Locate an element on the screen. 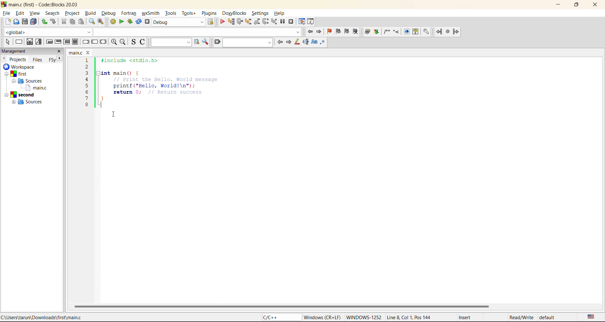 The image size is (605, 322). entry condition loop is located at coordinates (49, 41).